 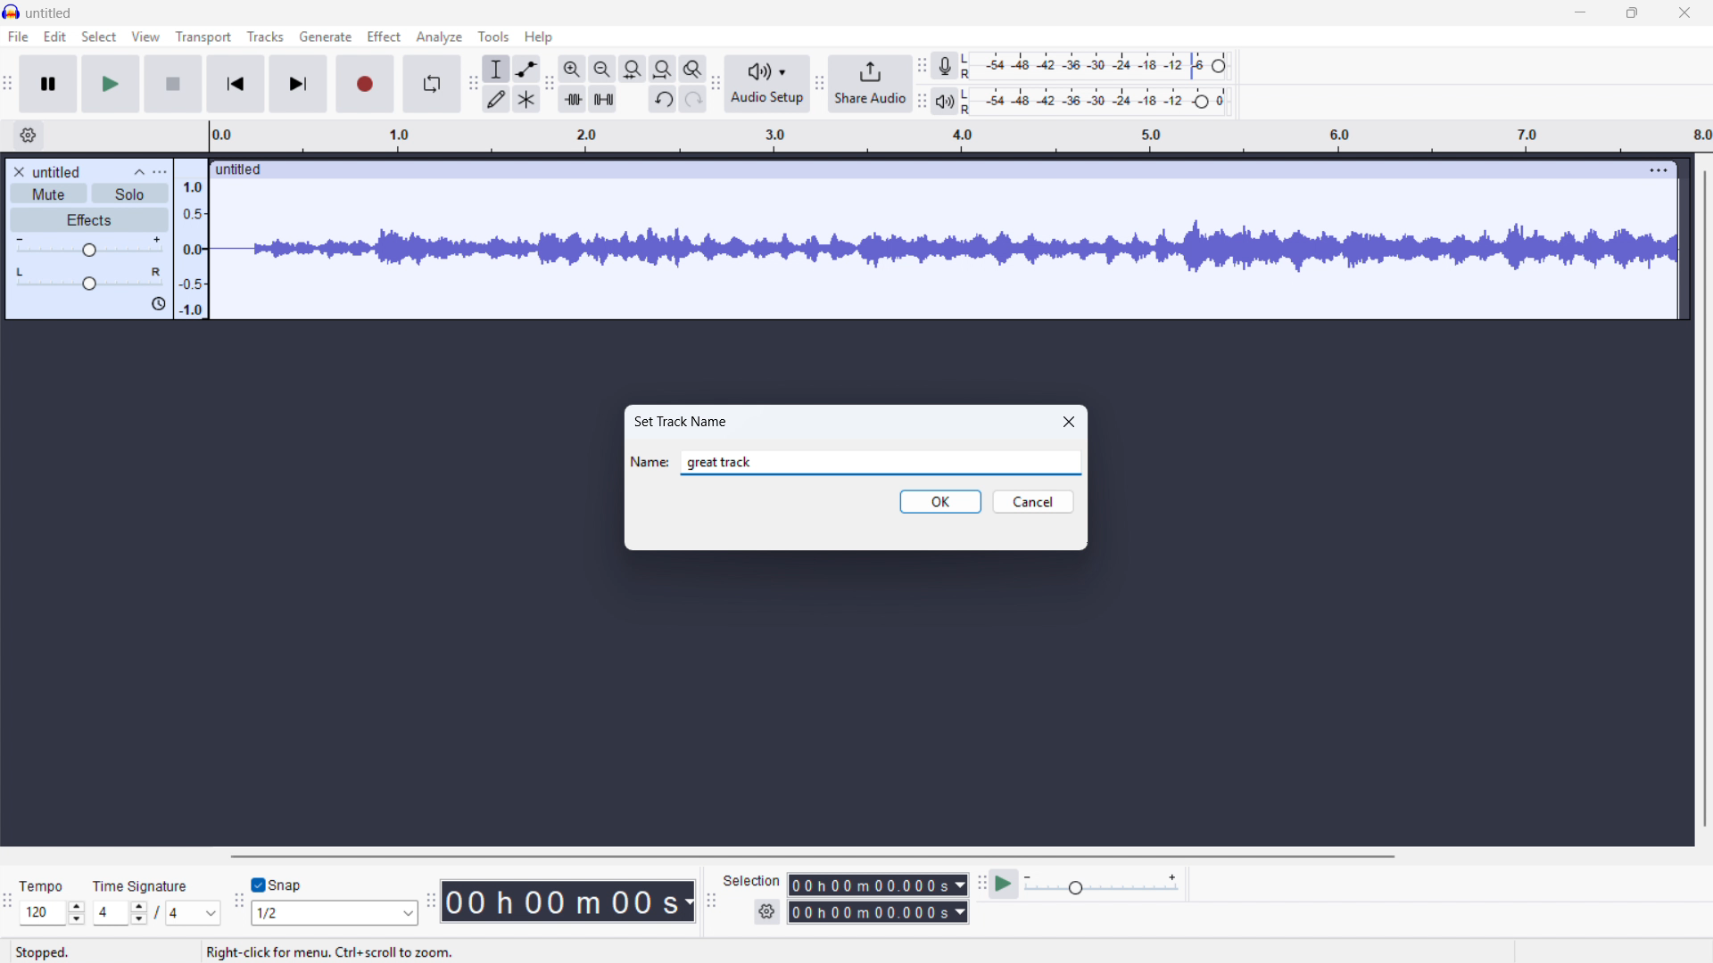 What do you see at coordinates (650, 462) in the screenshot?
I see `name` at bounding box center [650, 462].